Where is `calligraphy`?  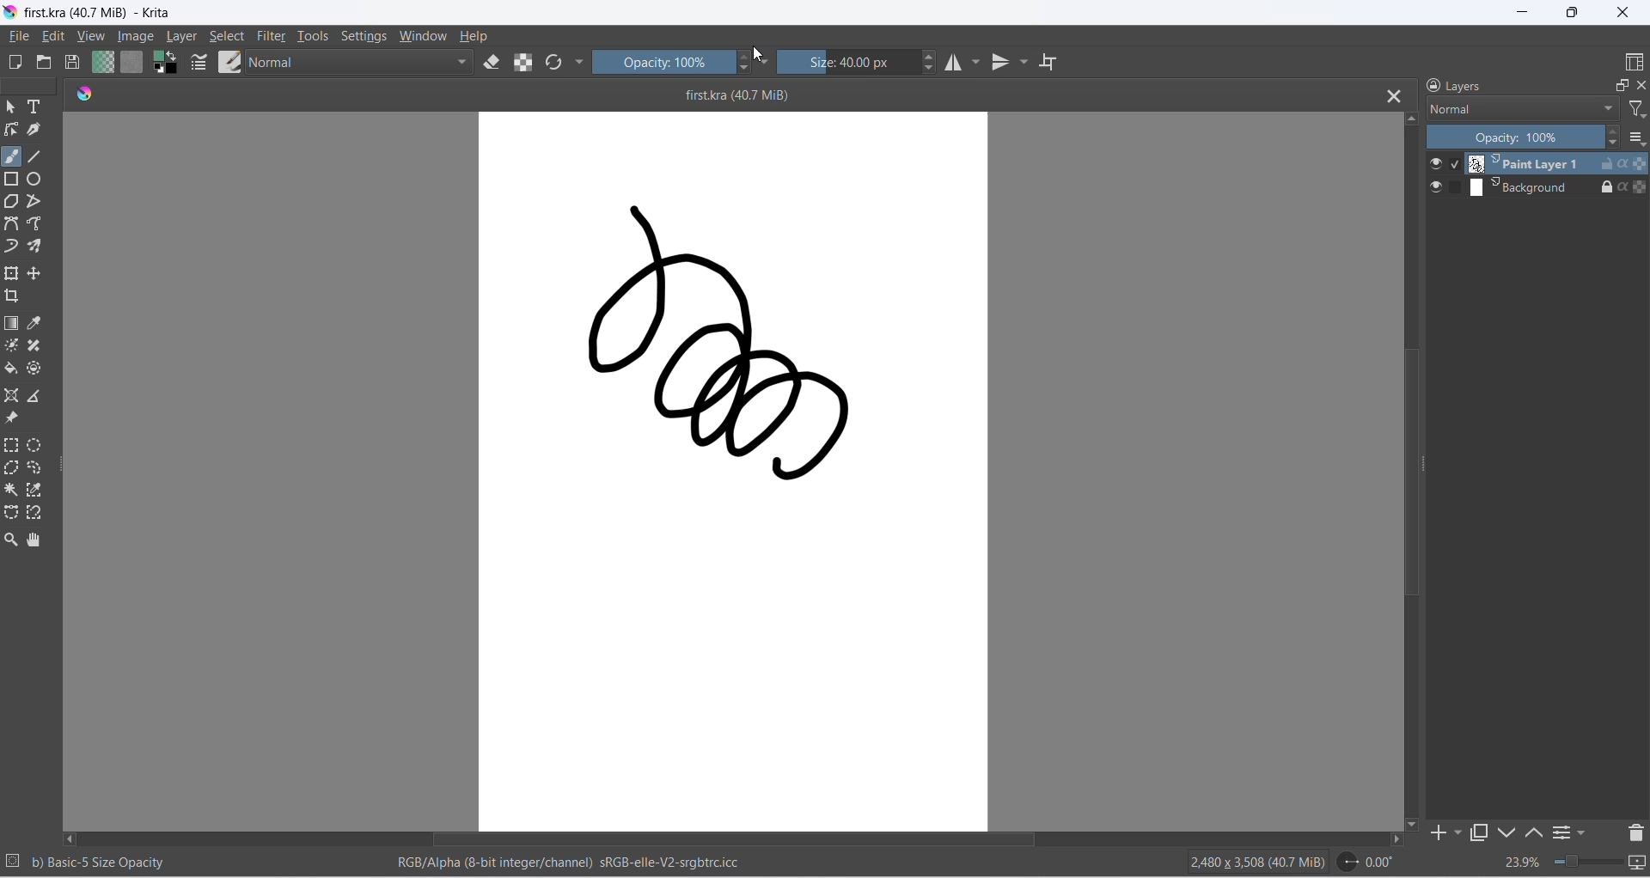
calligraphy is located at coordinates (35, 129).